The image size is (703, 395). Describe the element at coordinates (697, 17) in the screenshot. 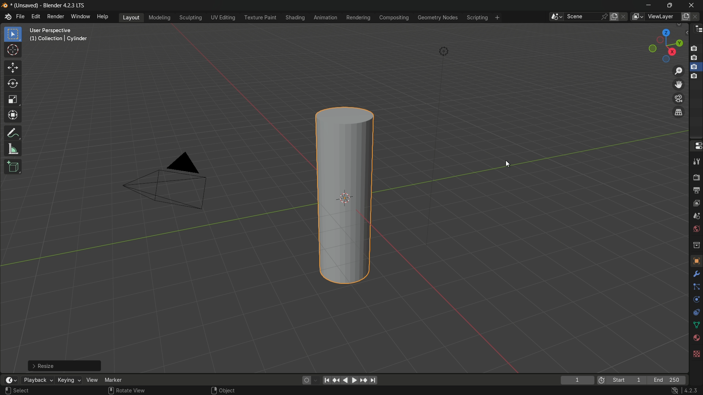

I see `remove view layer` at that location.